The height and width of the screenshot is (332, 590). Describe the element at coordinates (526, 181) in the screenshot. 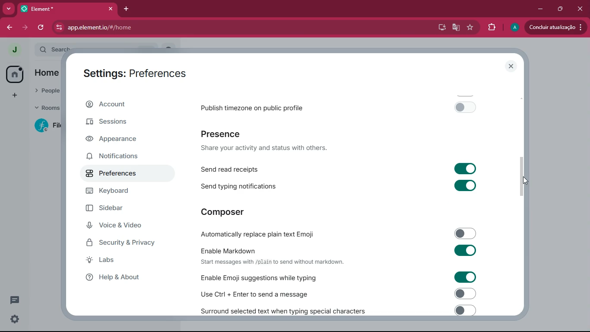

I see `cursor` at that location.